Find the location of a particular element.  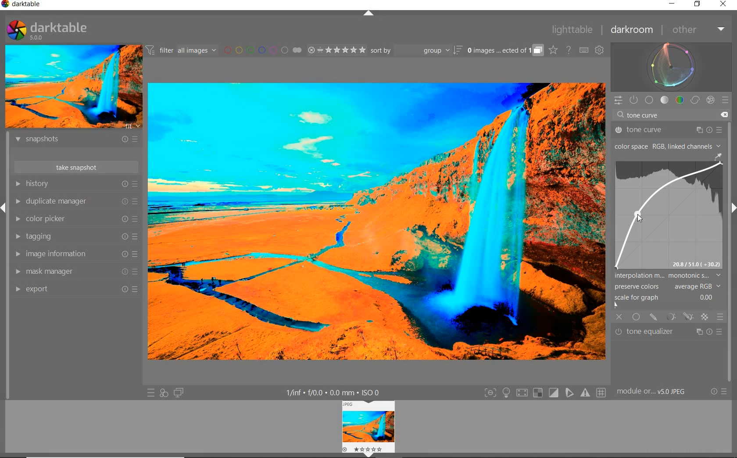

SYSTEM LOGO is located at coordinates (47, 30).